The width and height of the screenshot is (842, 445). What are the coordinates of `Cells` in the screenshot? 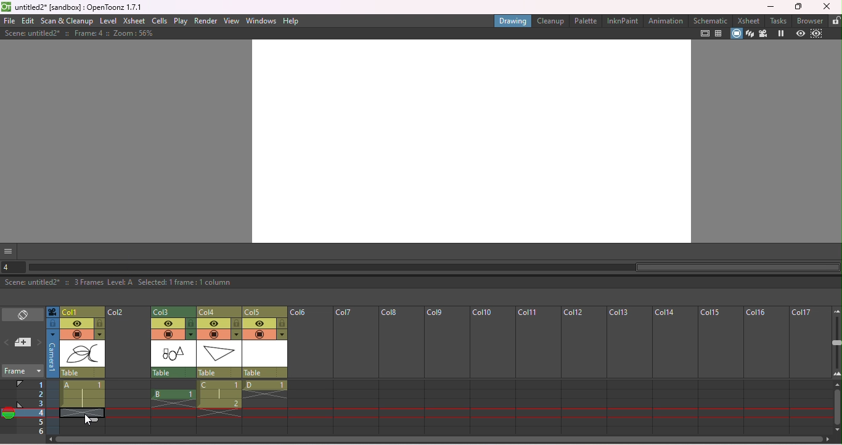 It's located at (159, 20).